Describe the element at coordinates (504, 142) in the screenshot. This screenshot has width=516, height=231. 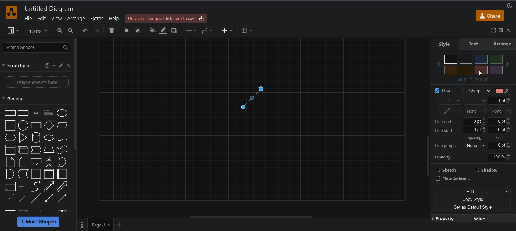
I see `size` at that location.